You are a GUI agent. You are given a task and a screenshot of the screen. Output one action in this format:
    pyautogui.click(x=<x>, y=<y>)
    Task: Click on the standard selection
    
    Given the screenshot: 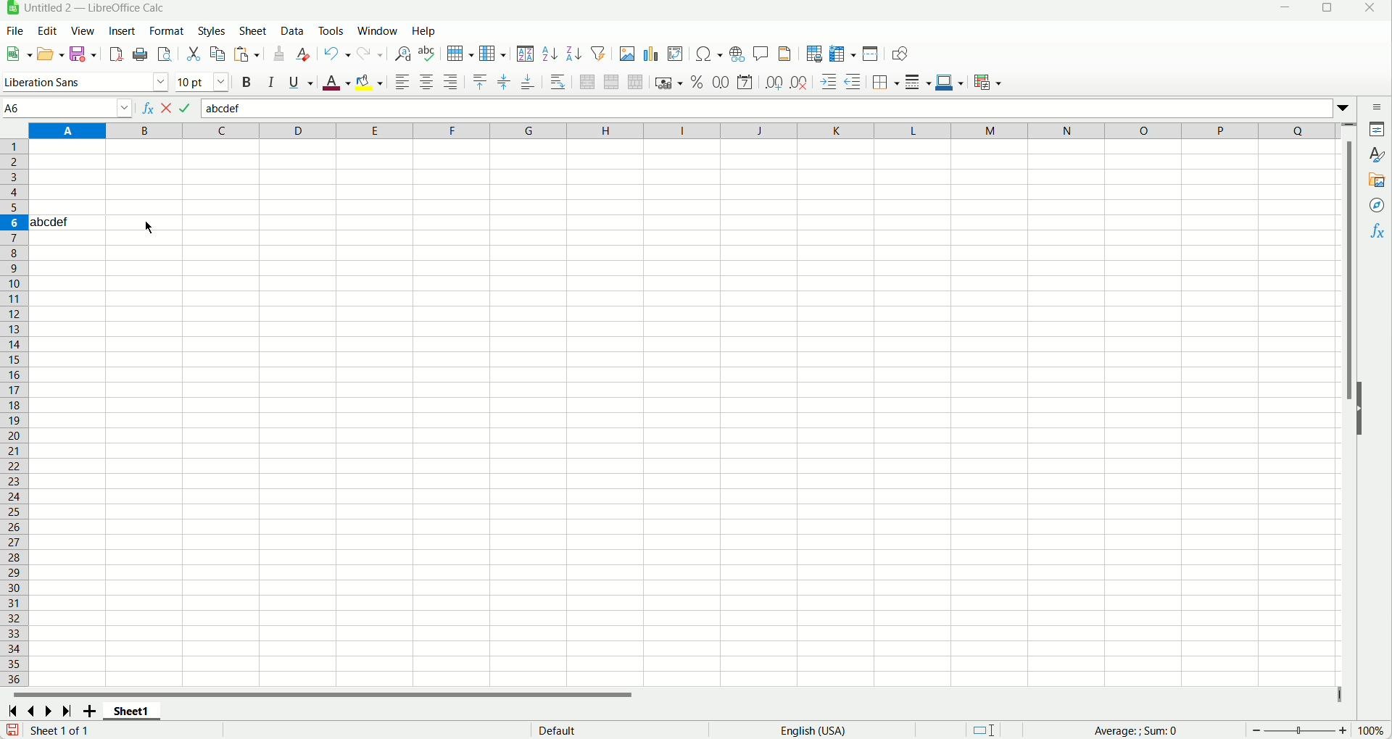 What is the action you would take?
    pyautogui.click(x=985, y=729)
    